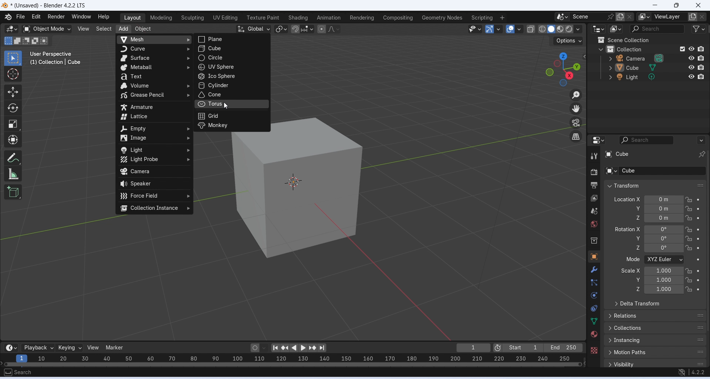  Describe the element at coordinates (224, 18) in the screenshot. I see `UV Editing` at that location.